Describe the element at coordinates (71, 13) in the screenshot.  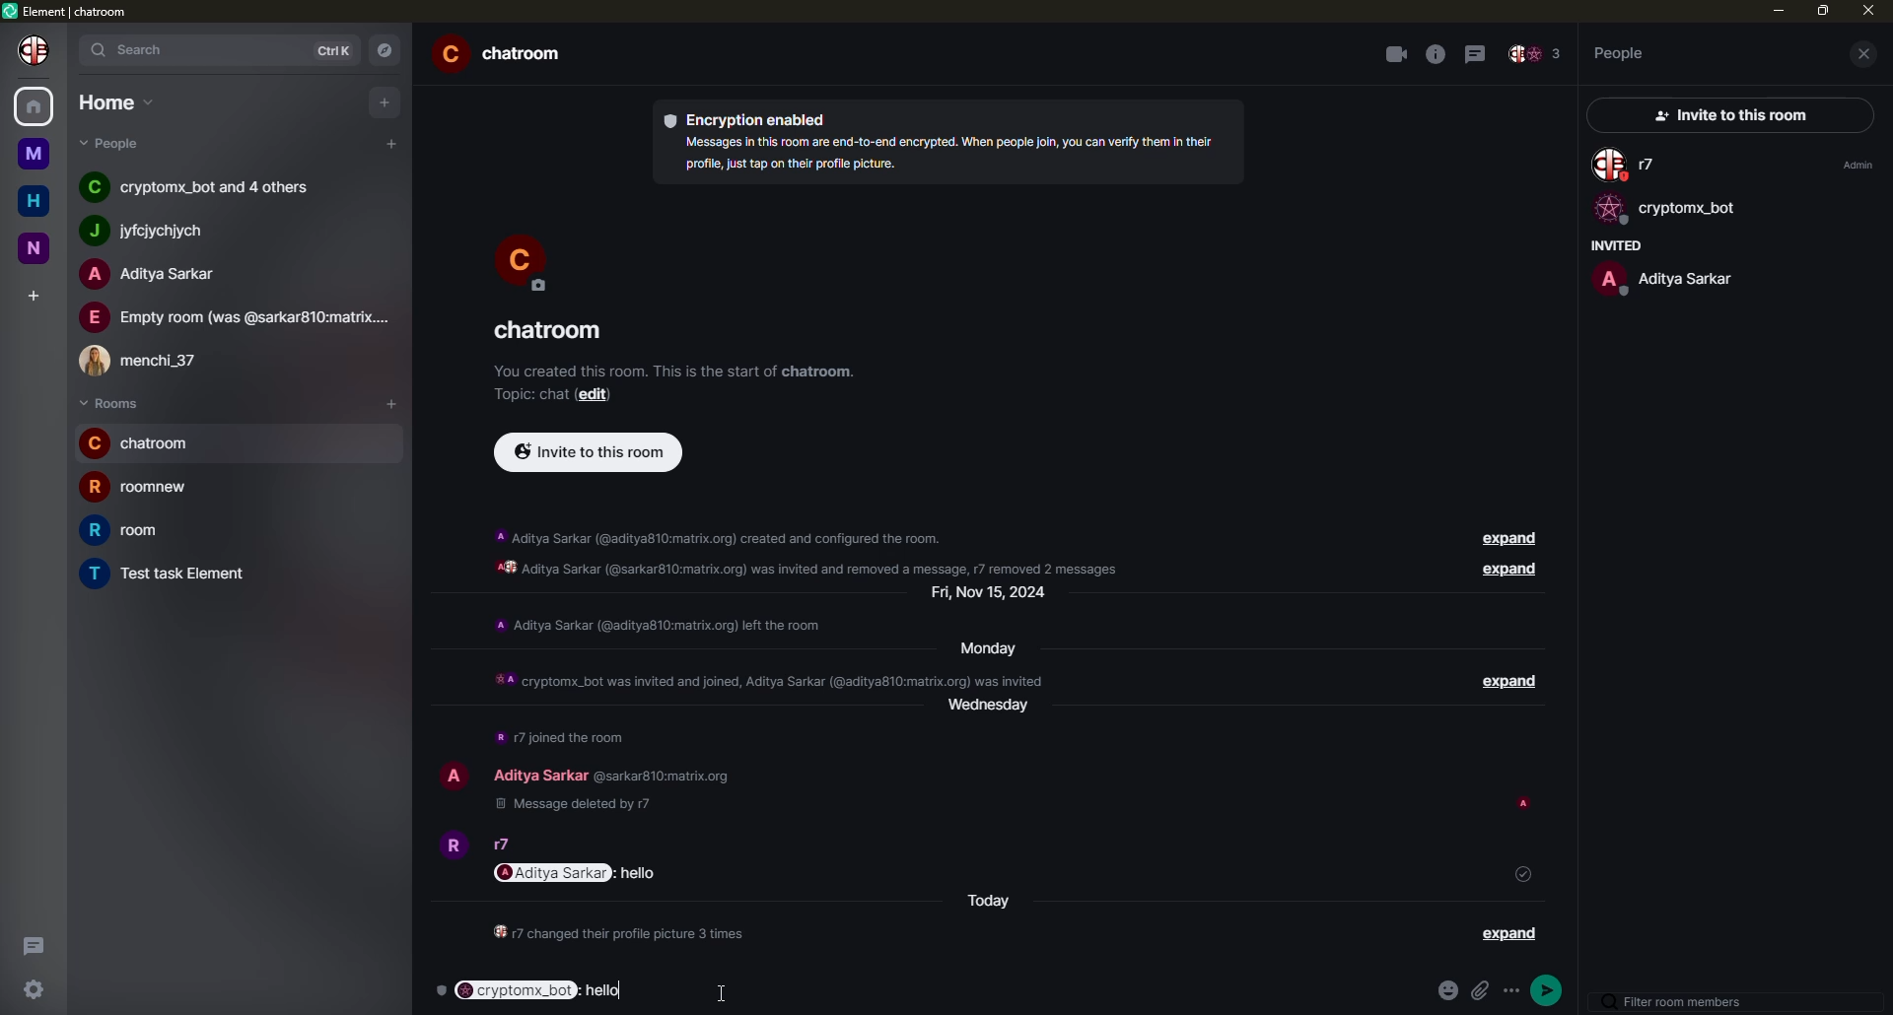
I see `element` at that location.